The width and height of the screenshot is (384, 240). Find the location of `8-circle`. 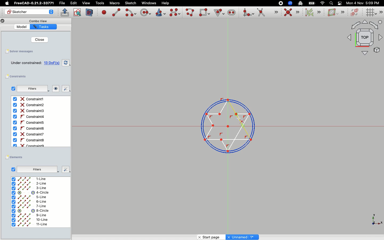

8-circle is located at coordinates (33, 211).